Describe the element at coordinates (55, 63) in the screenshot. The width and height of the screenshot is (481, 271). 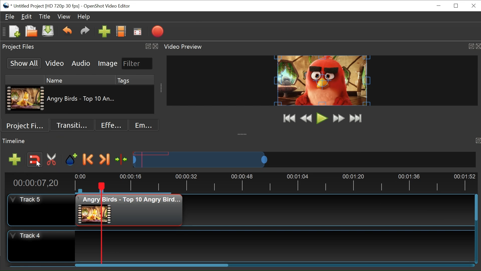
I see `Video` at that location.